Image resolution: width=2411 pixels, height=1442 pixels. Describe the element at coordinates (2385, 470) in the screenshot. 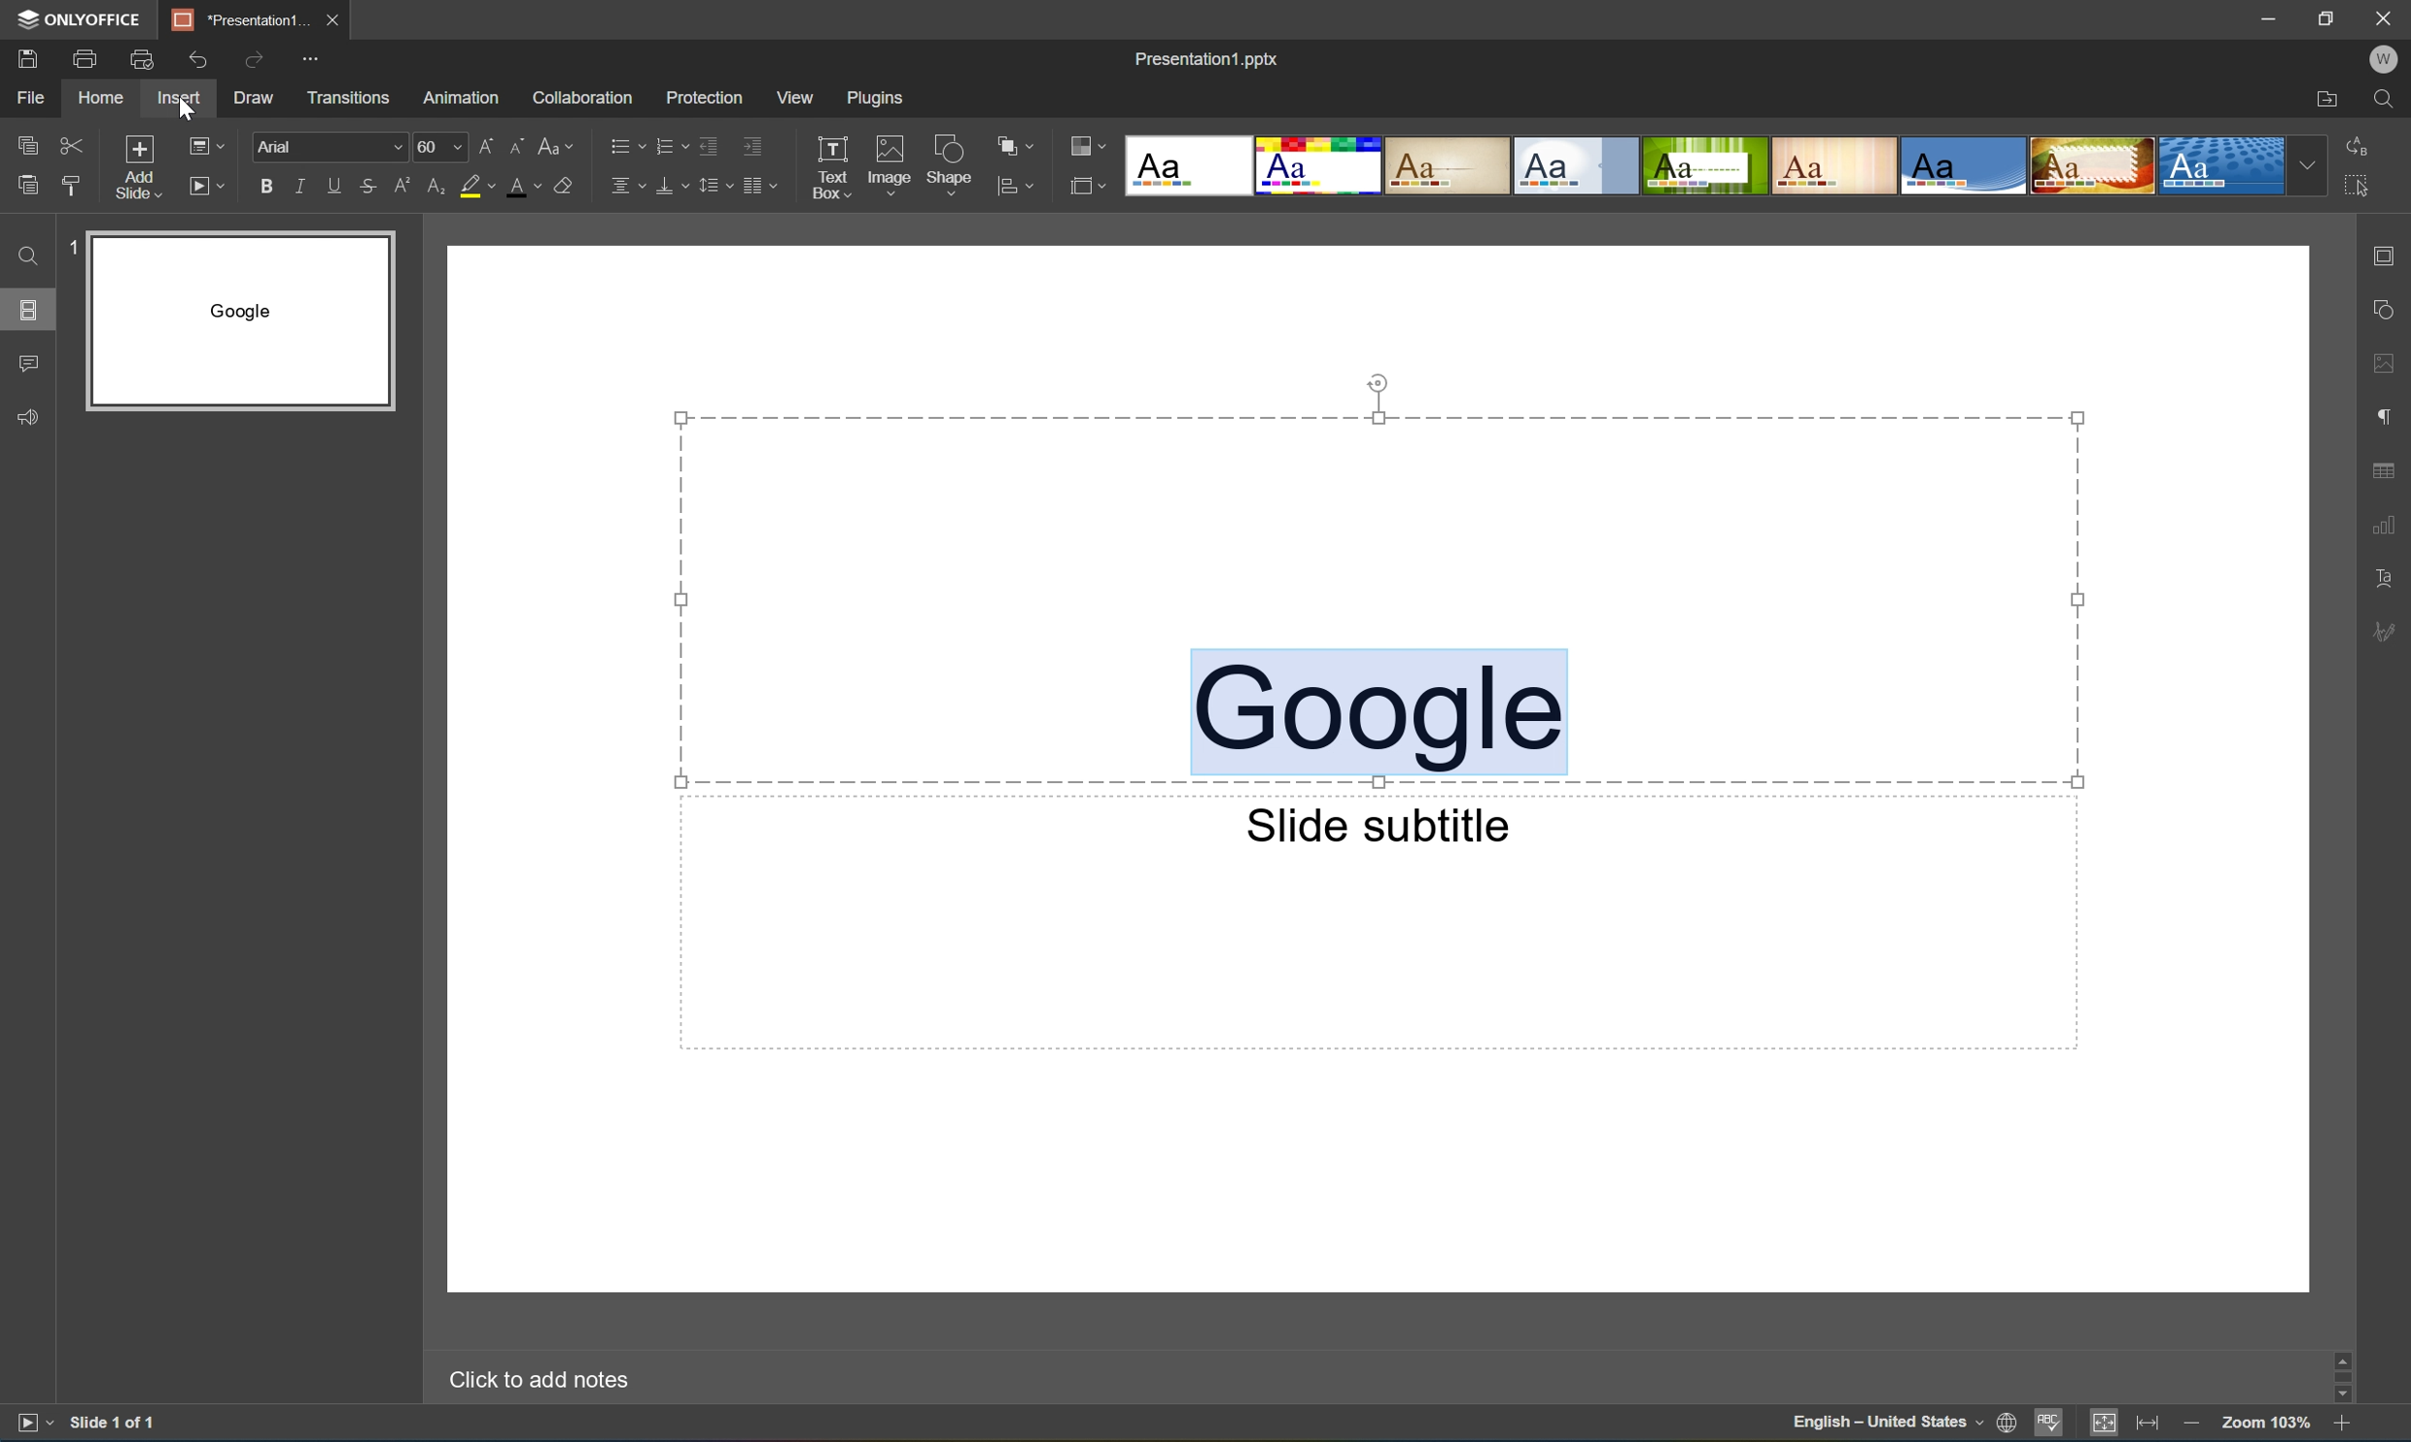

I see `Table settings` at that location.